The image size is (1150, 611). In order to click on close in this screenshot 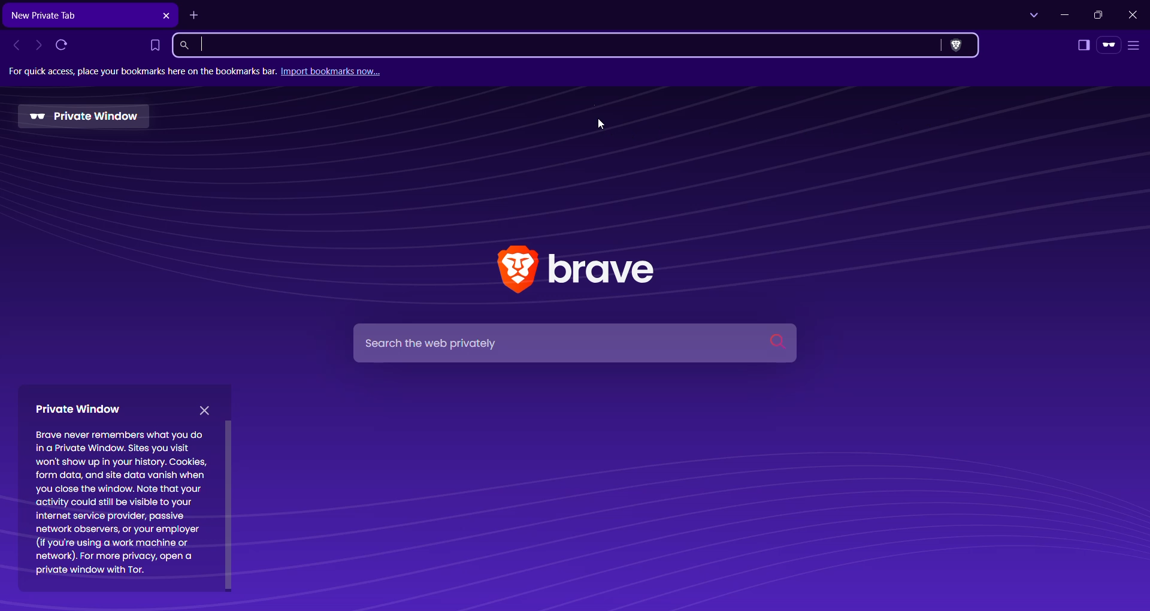, I will do `click(204, 411)`.